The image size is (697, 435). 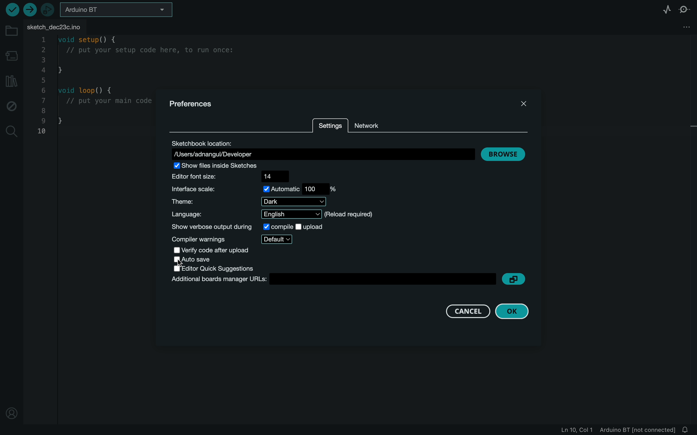 What do you see at coordinates (522, 102) in the screenshot?
I see `close` at bounding box center [522, 102].